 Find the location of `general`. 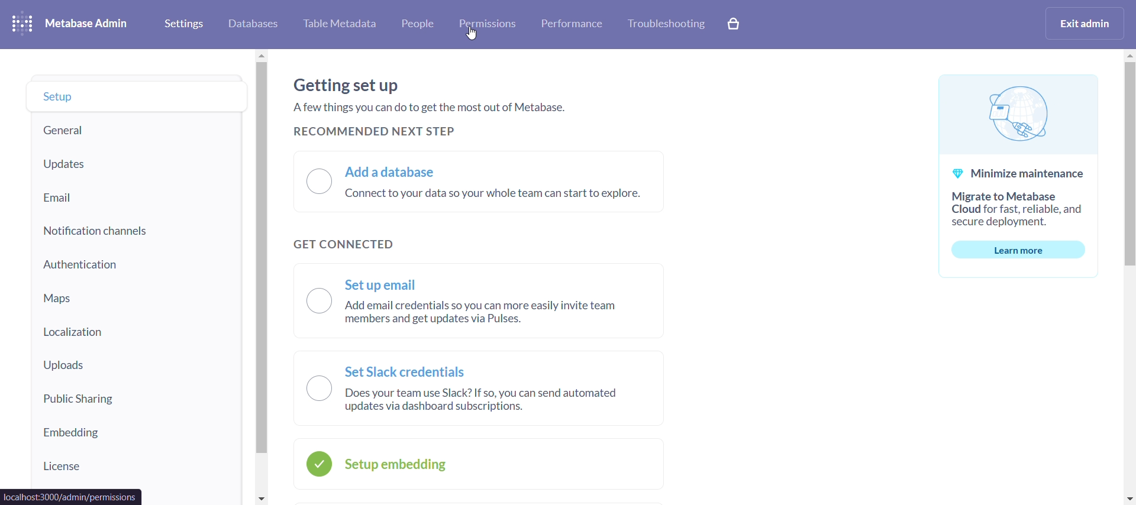

general is located at coordinates (134, 129).